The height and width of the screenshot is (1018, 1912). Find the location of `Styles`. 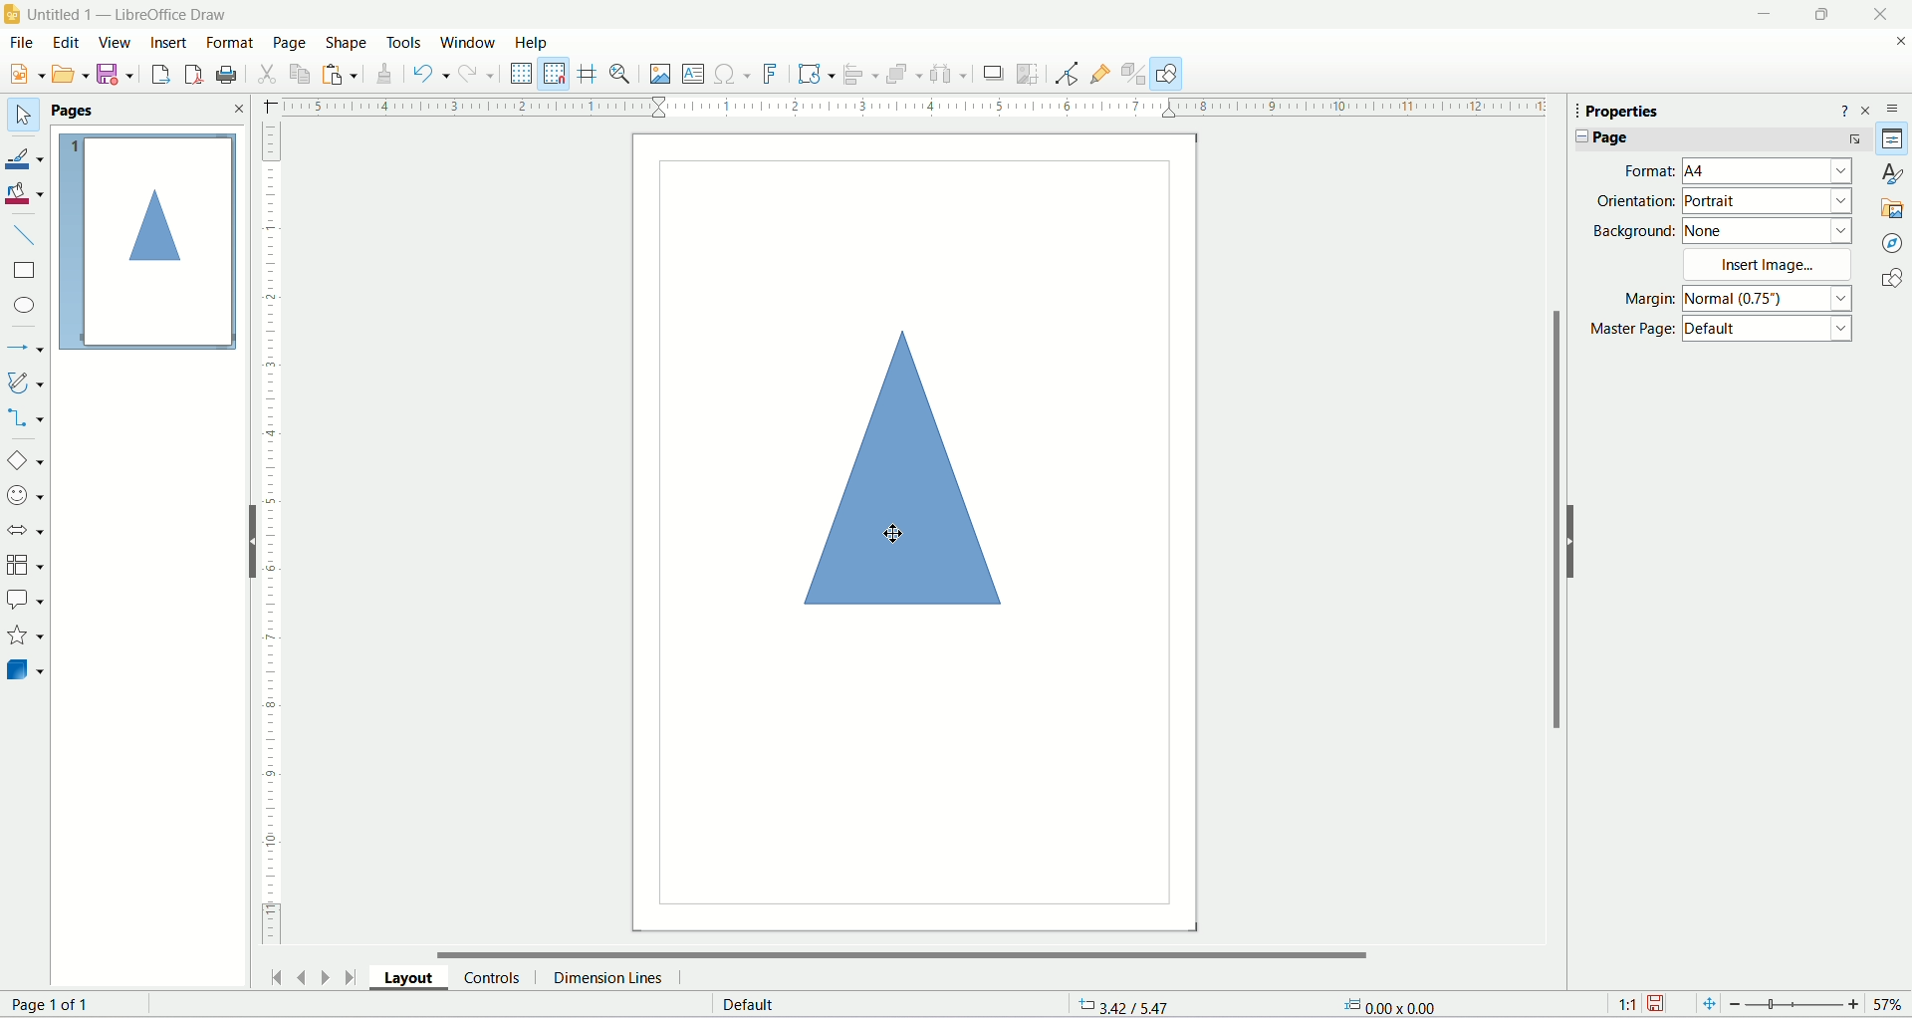

Styles is located at coordinates (1894, 174).